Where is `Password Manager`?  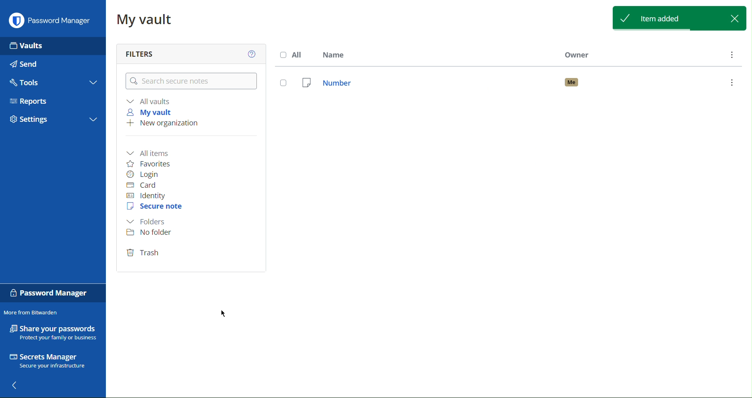 Password Manager is located at coordinates (50, 19).